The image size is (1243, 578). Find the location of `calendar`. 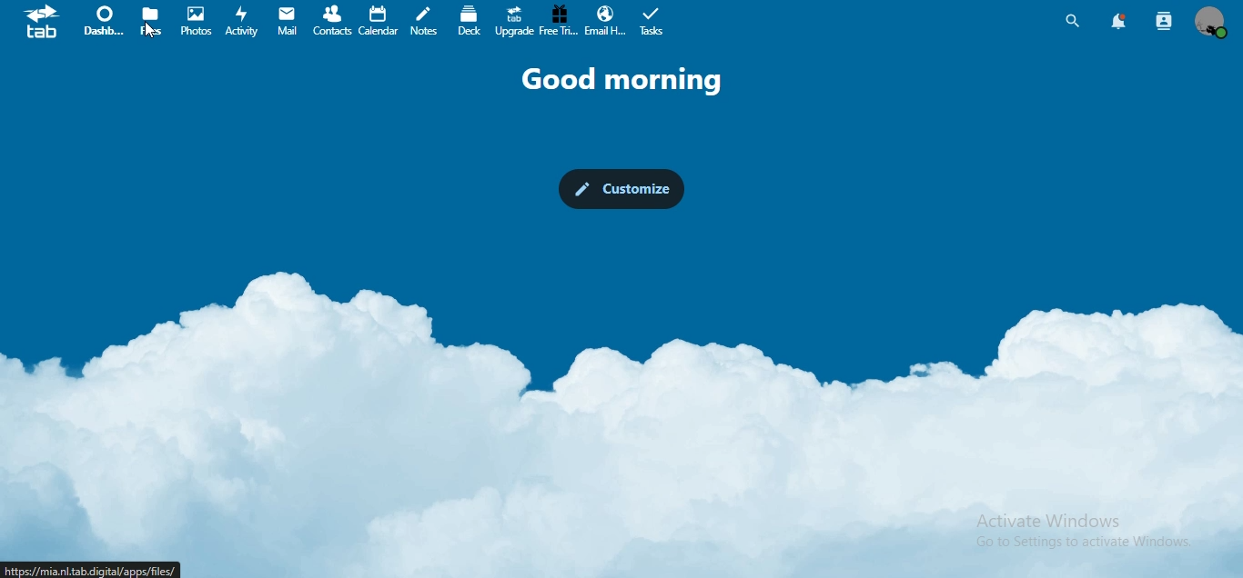

calendar is located at coordinates (376, 19).